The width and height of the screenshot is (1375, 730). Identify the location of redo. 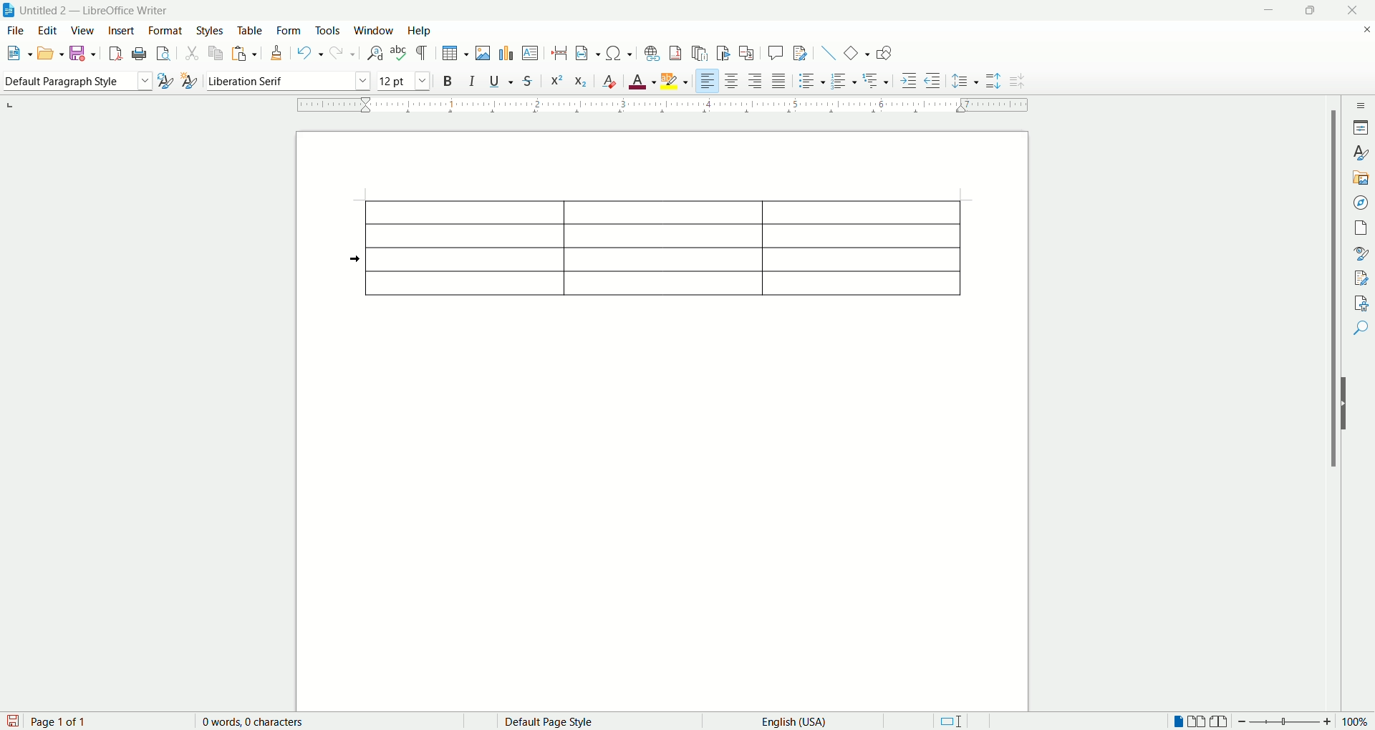
(342, 54).